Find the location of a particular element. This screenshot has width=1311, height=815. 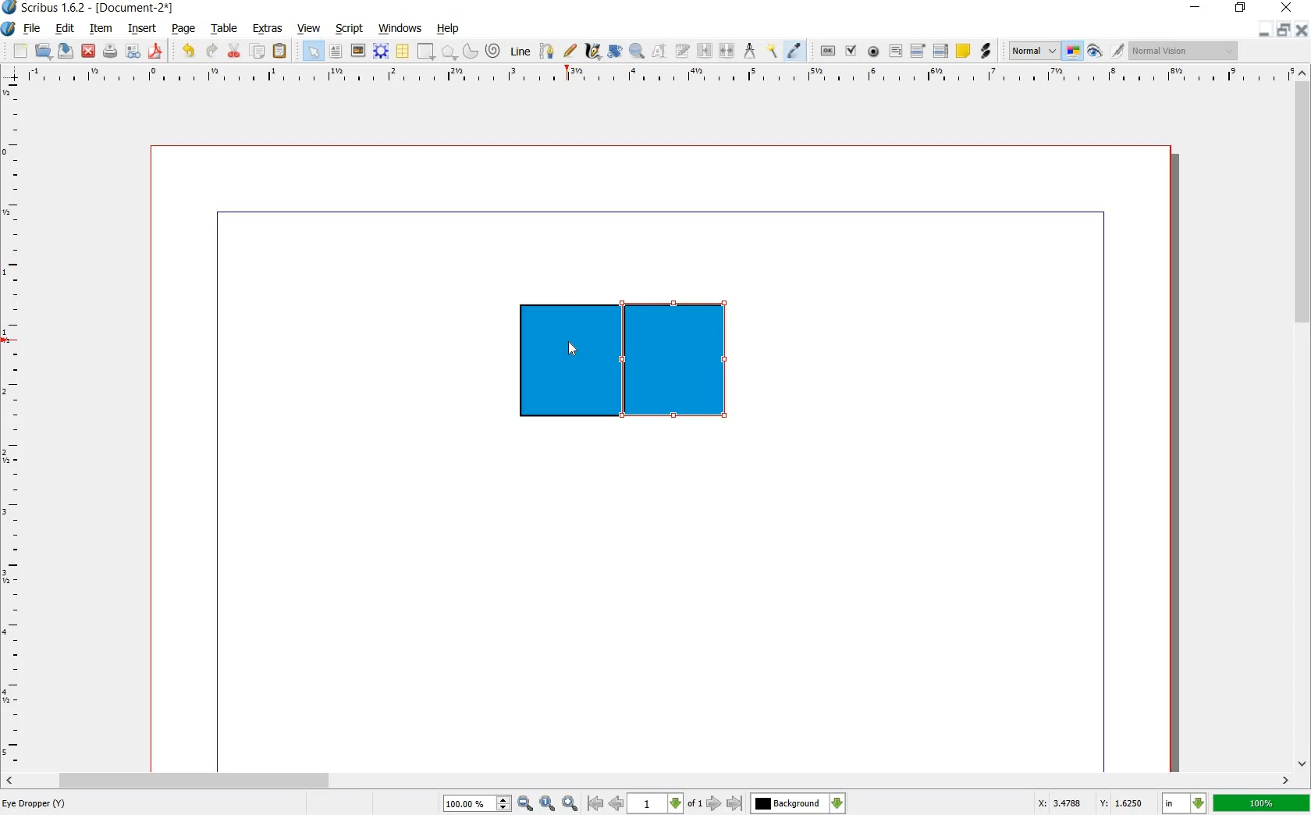

pdf push button is located at coordinates (827, 51).